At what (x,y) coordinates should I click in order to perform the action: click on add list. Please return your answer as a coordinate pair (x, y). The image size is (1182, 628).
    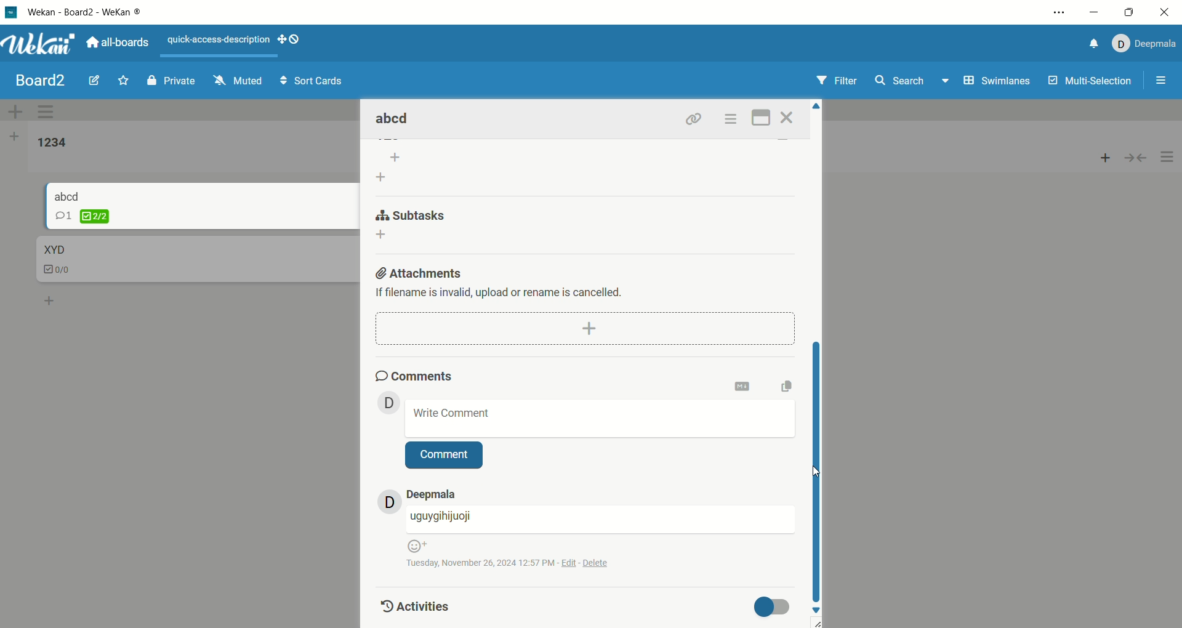
    Looking at the image, I should click on (391, 168).